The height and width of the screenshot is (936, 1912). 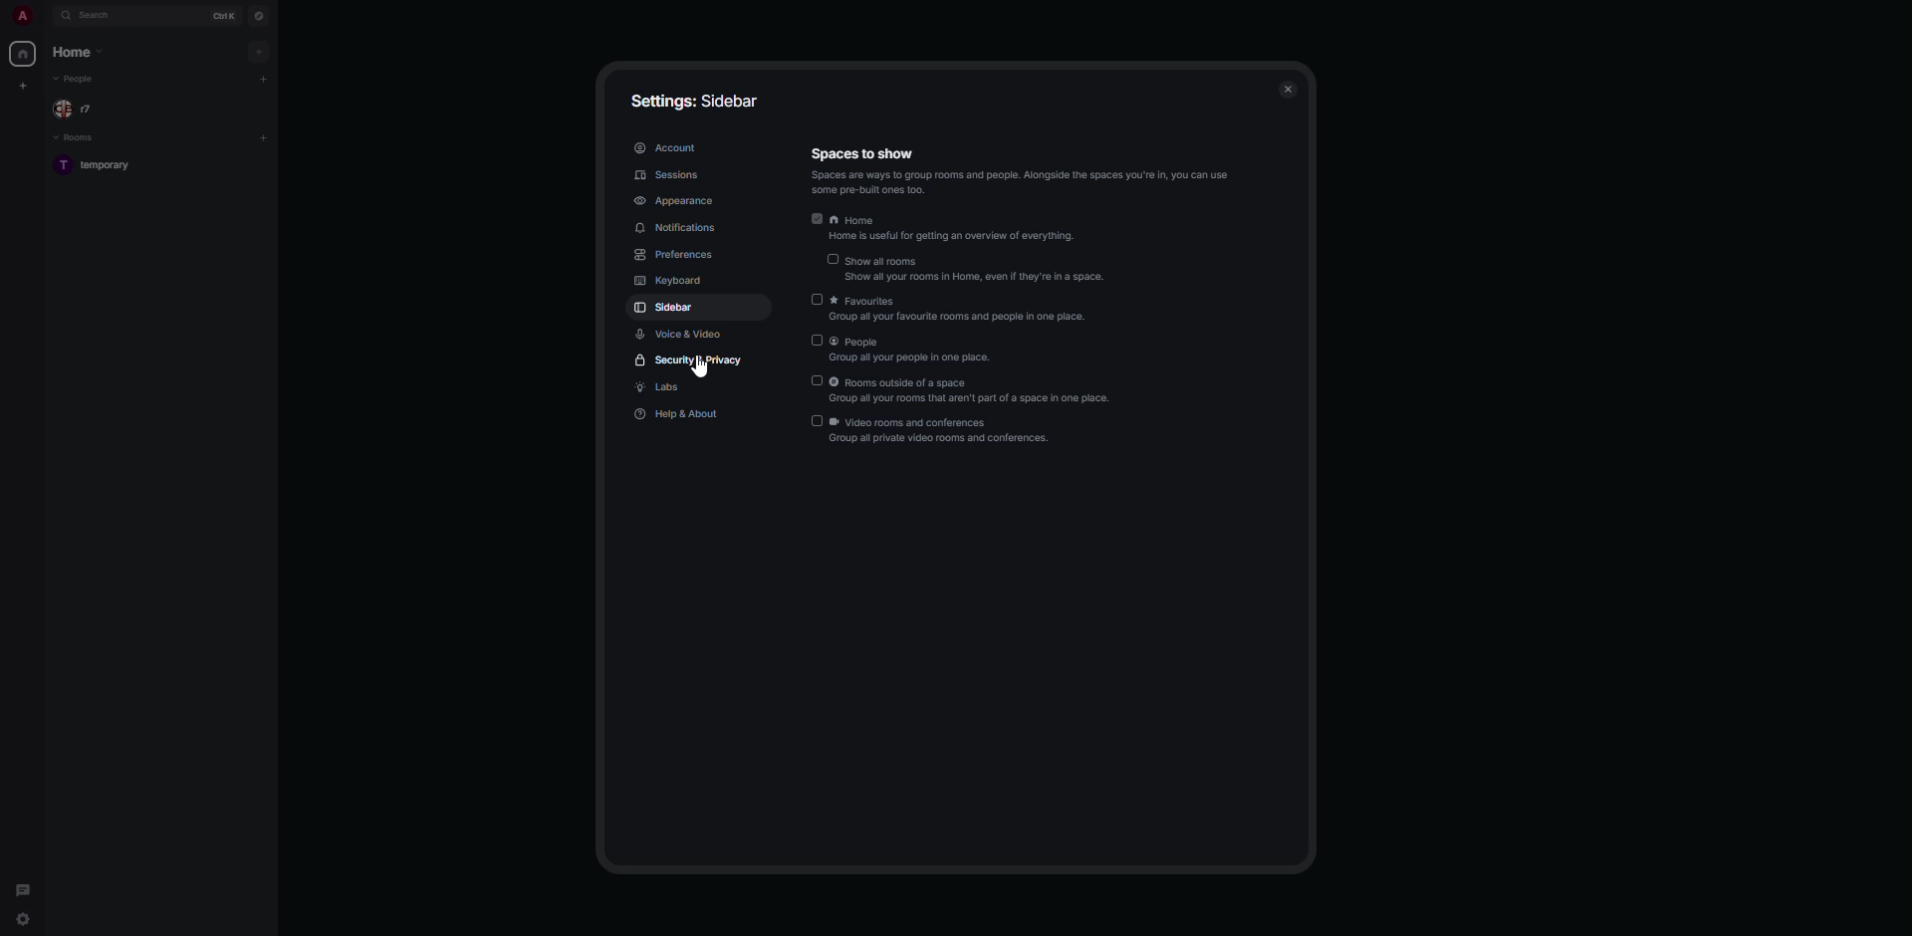 What do you see at coordinates (666, 307) in the screenshot?
I see `sidebar` at bounding box center [666, 307].